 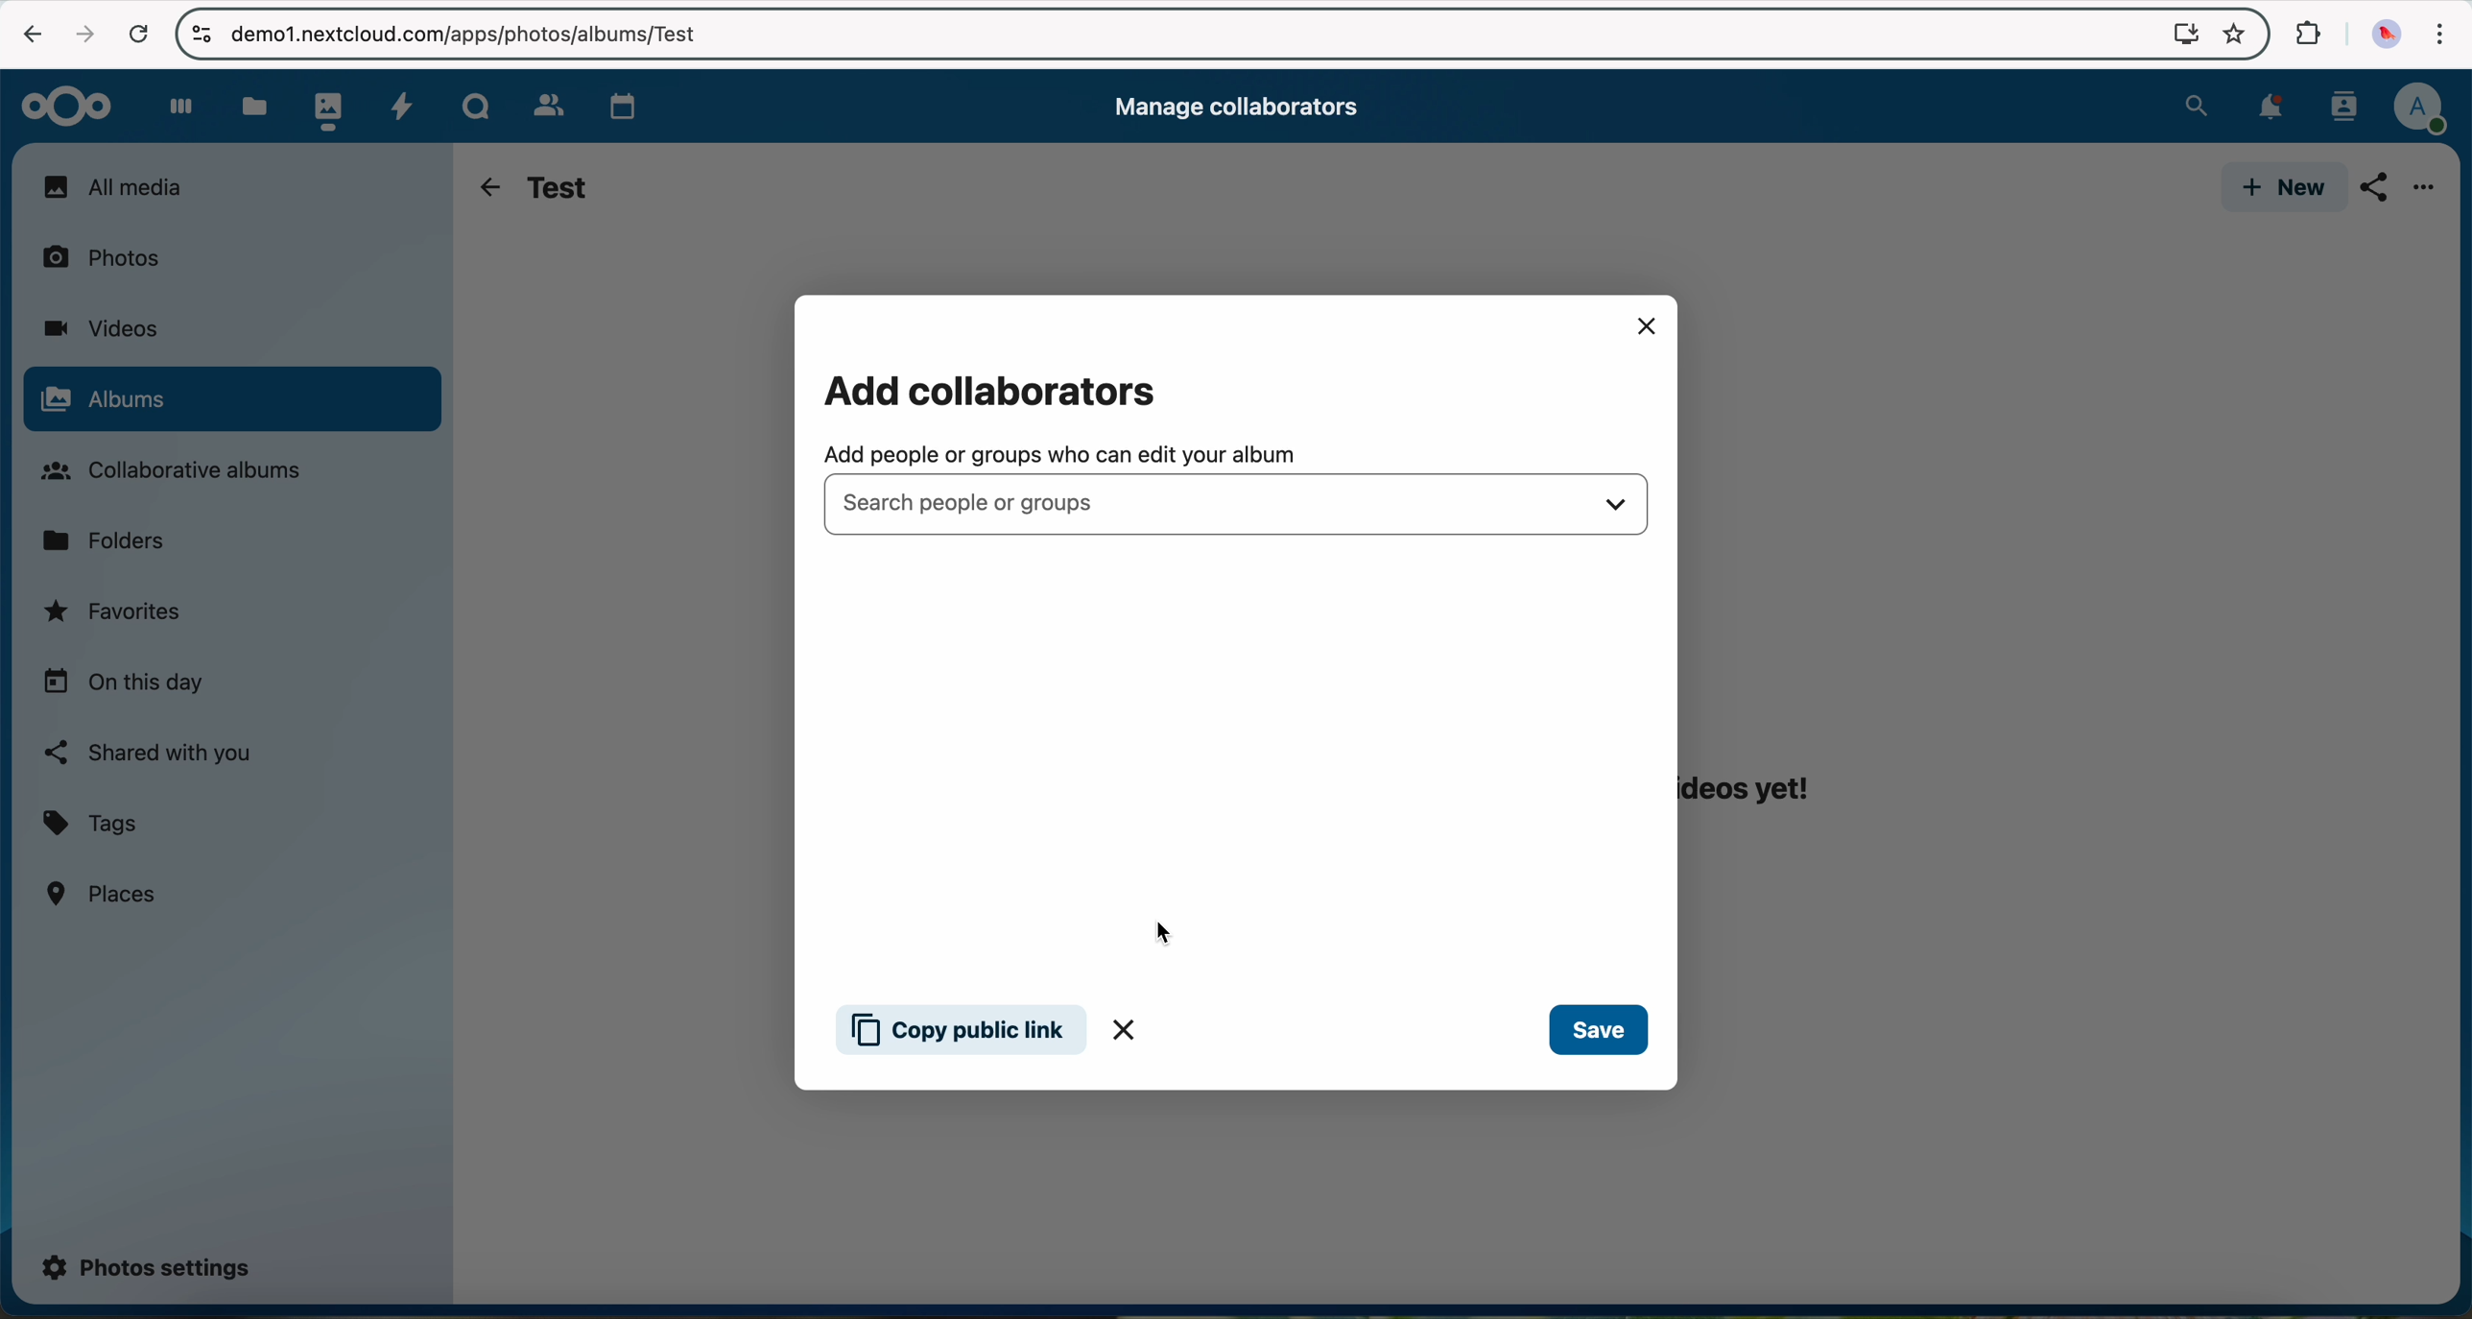 I want to click on Nextcloud logo, so click(x=59, y=105).